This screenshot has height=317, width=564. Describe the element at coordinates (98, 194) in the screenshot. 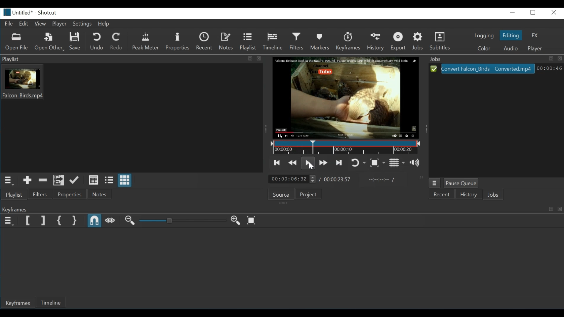

I see `Notes` at that location.